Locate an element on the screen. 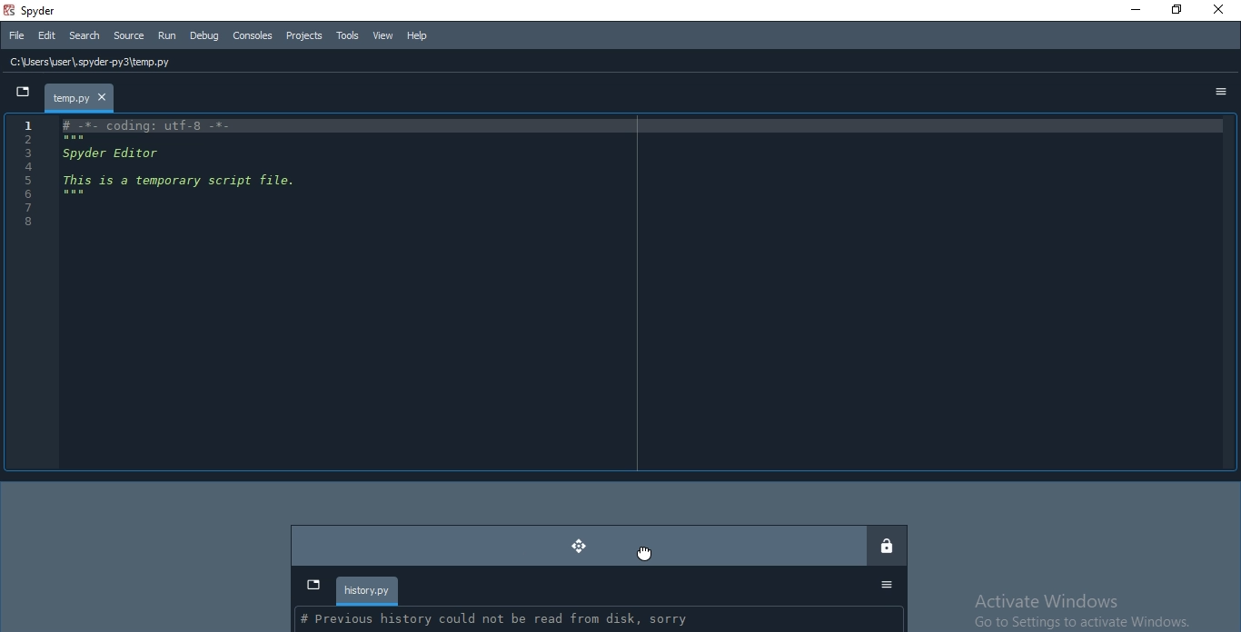  Edit is located at coordinates (45, 37).